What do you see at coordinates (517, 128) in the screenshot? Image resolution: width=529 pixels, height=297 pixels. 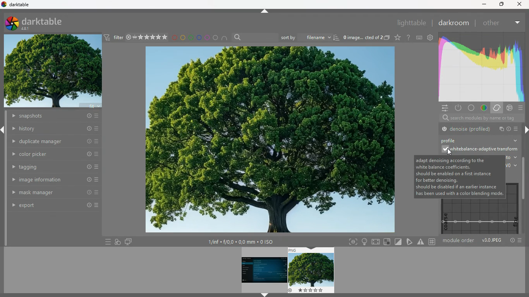 I see `more` at bounding box center [517, 128].